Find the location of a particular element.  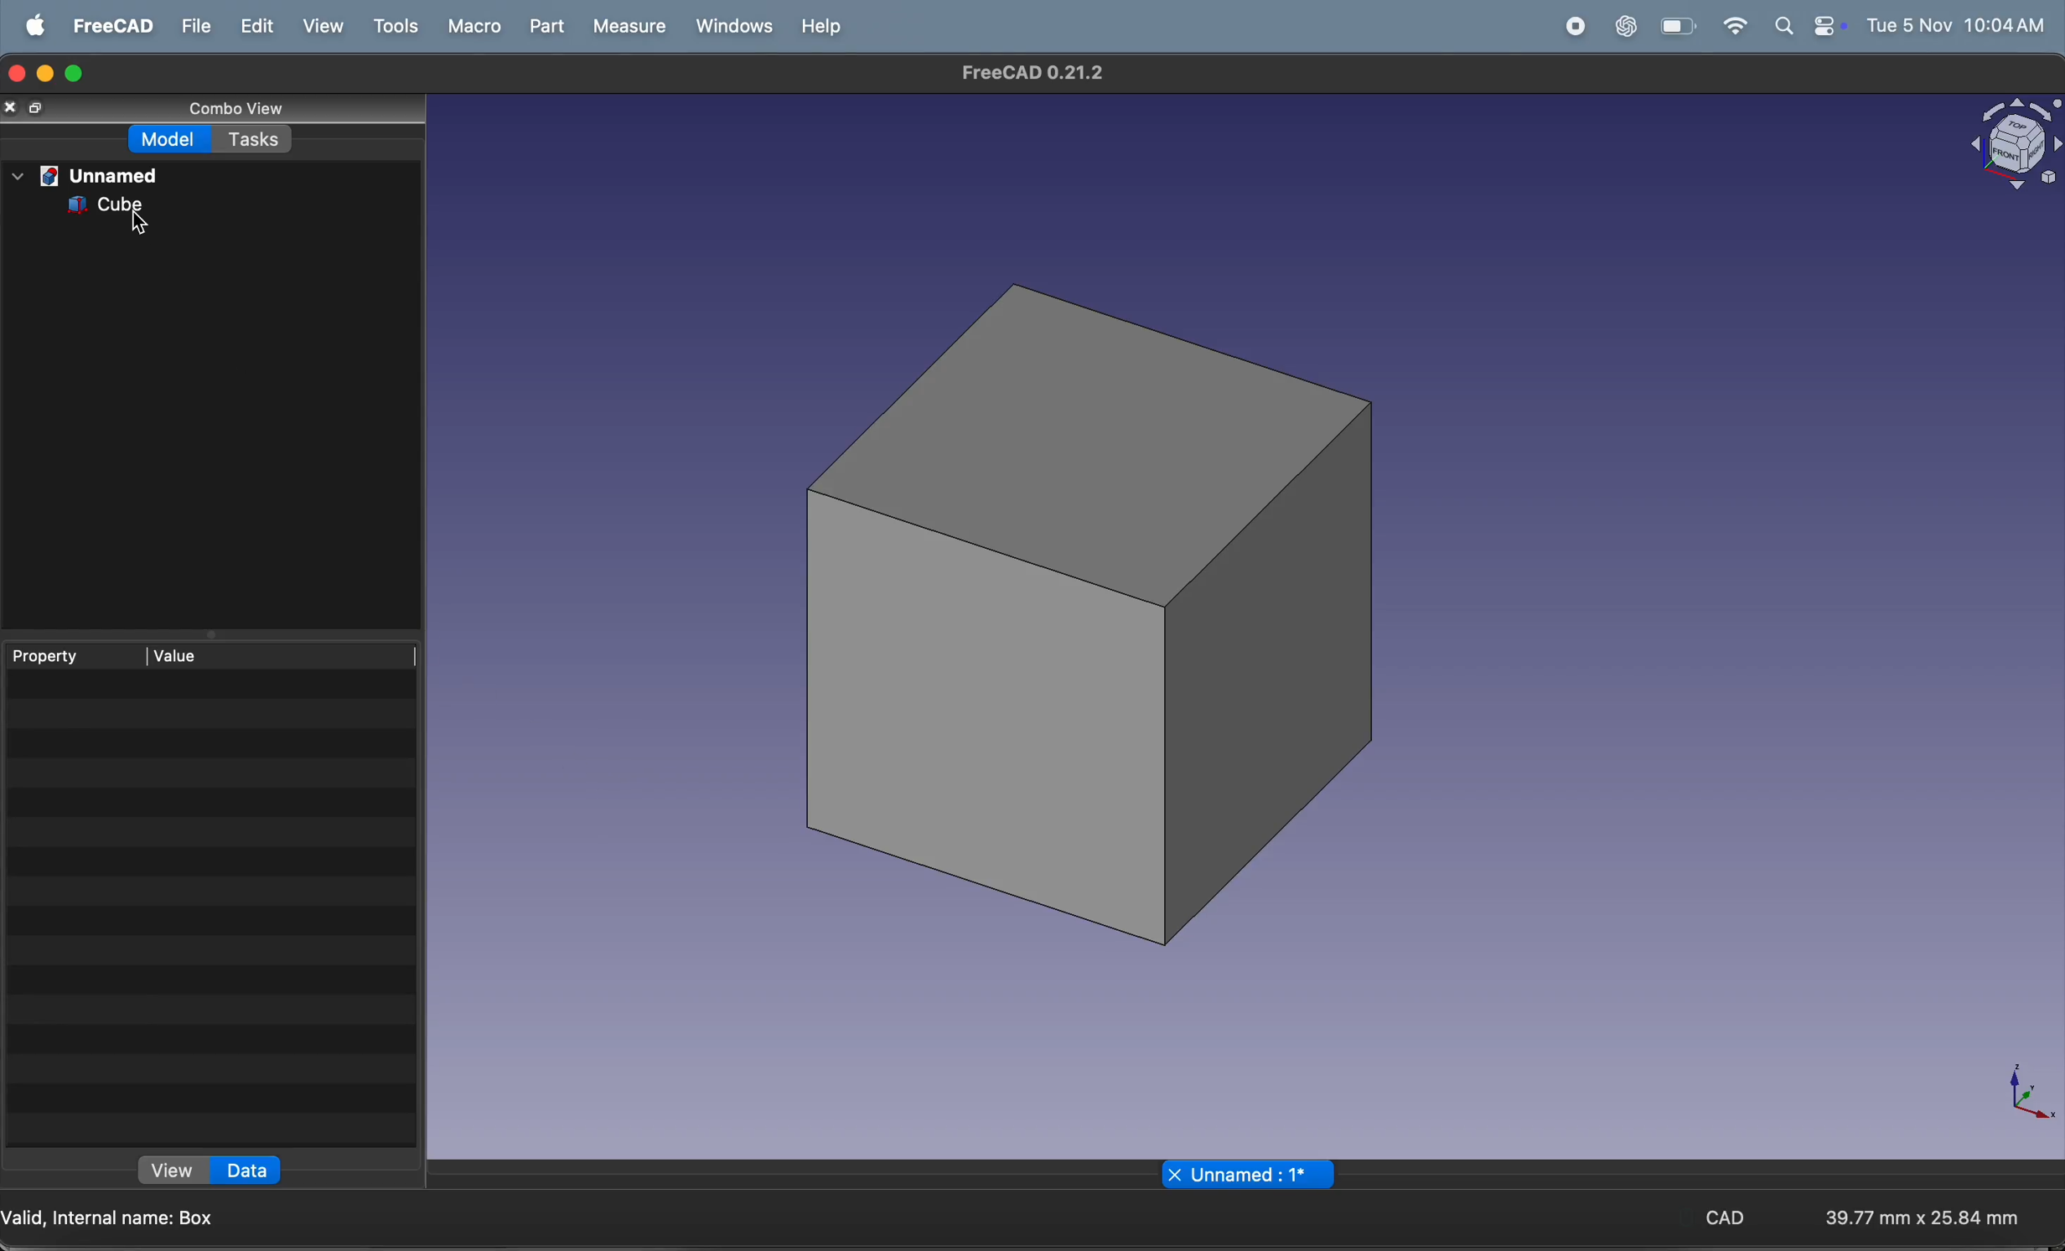

minimize is located at coordinates (49, 73).